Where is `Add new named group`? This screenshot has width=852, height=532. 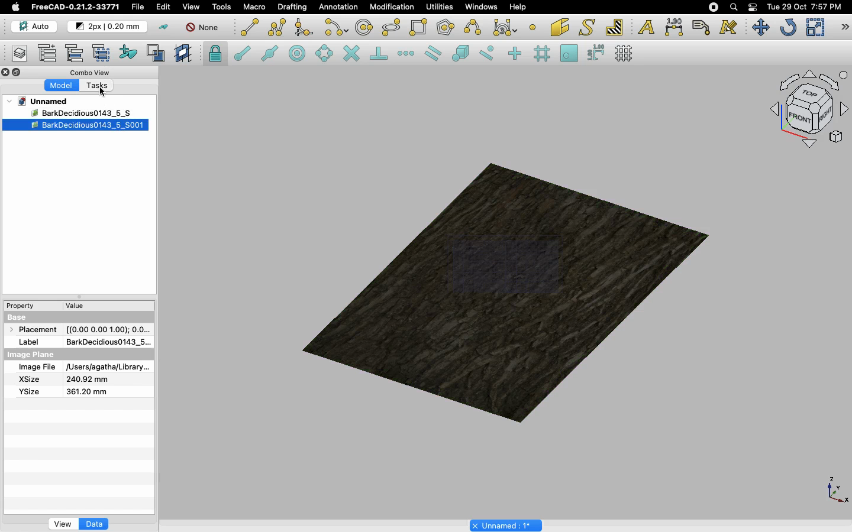
Add new named group is located at coordinates (50, 54).